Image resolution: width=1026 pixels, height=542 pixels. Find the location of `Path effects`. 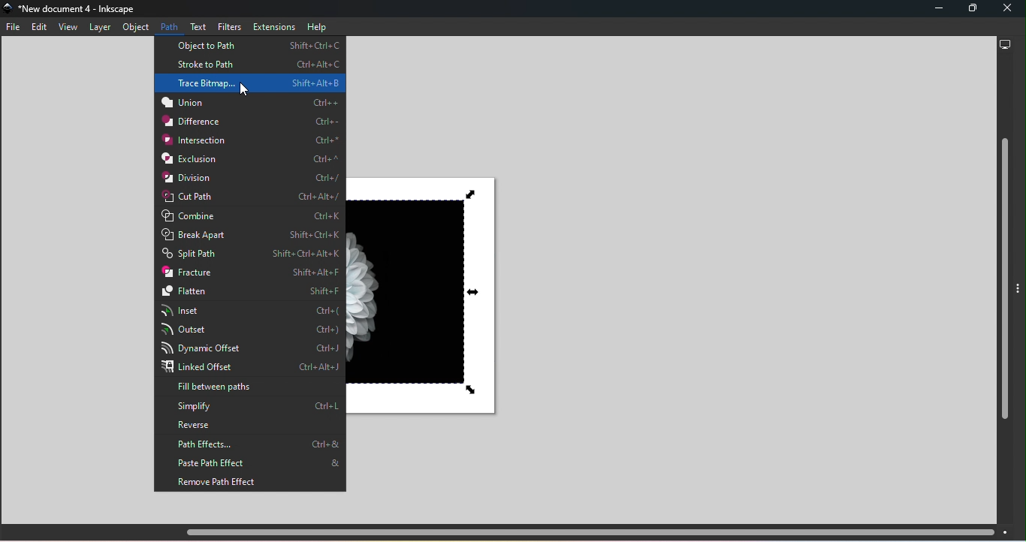

Path effects is located at coordinates (257, 444).